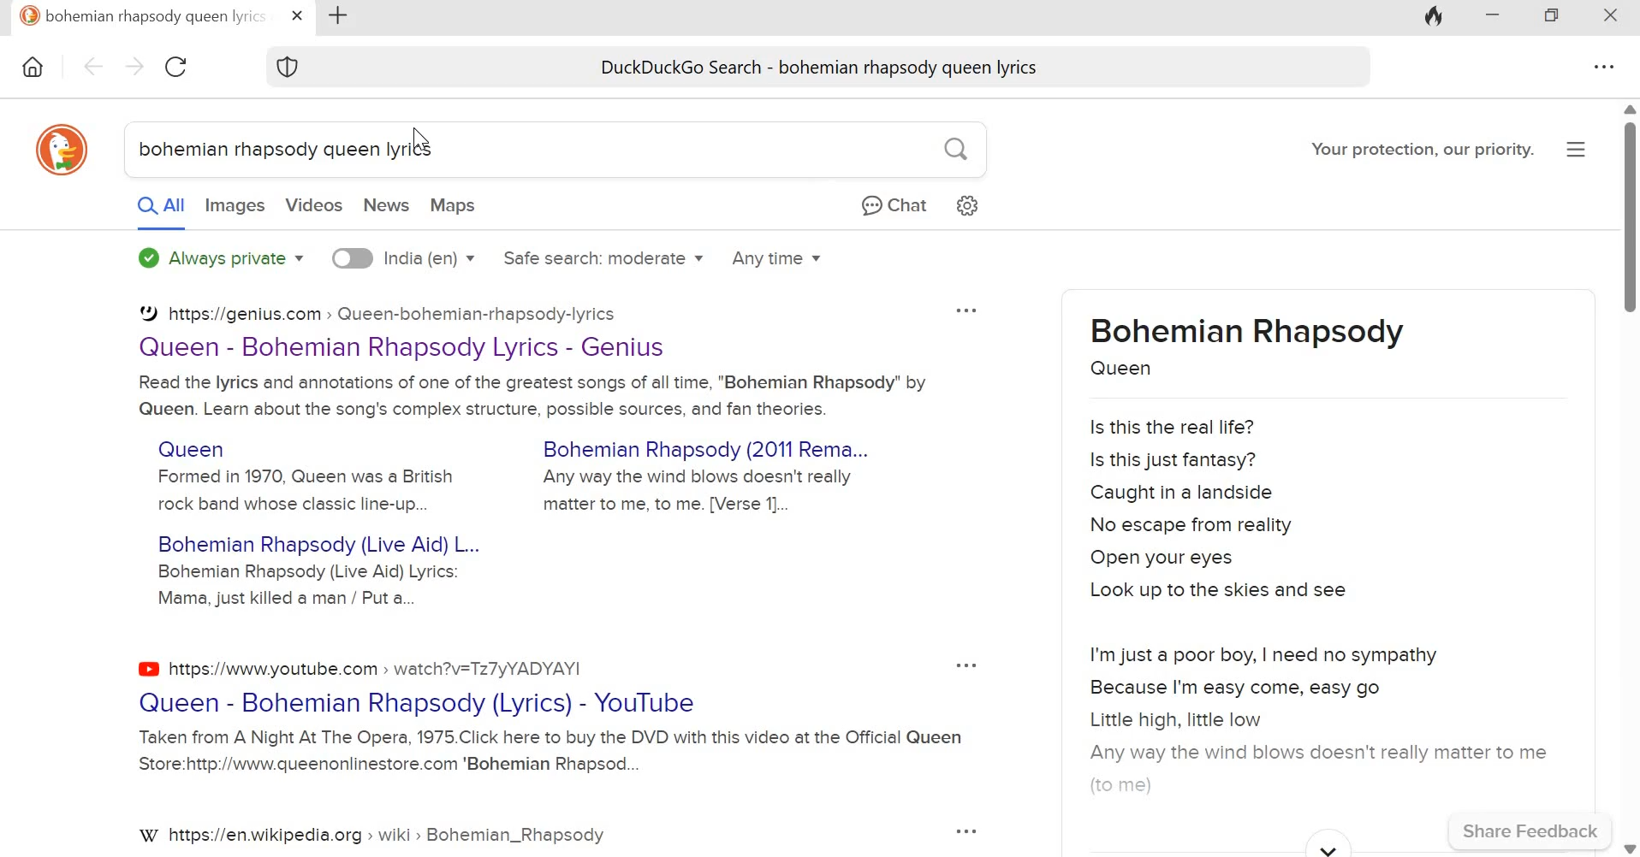 Image resolution: width=1640 pixels, height=857 pixels. What do you see at coordinates (968, 311) in the screenshot?
I see `options` at bounding box center [968, 311].